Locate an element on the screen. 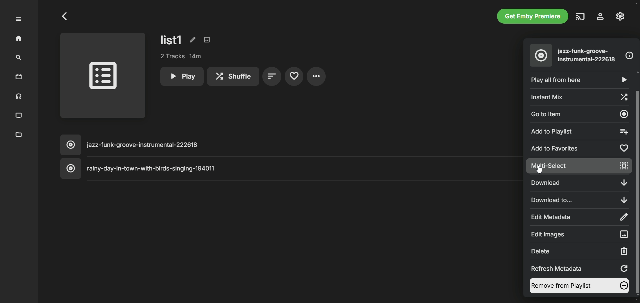 This screenshot has height=303, width=640. get emby premiere is located at coordinates (533, 16).